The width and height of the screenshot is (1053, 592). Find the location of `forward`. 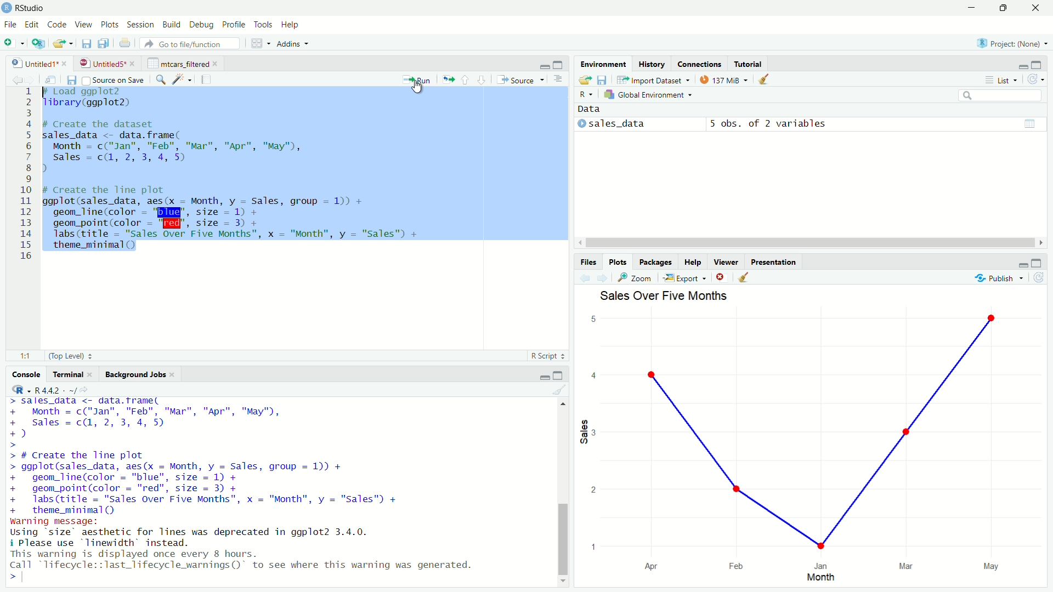

forward is located at coordinates (35, 81).